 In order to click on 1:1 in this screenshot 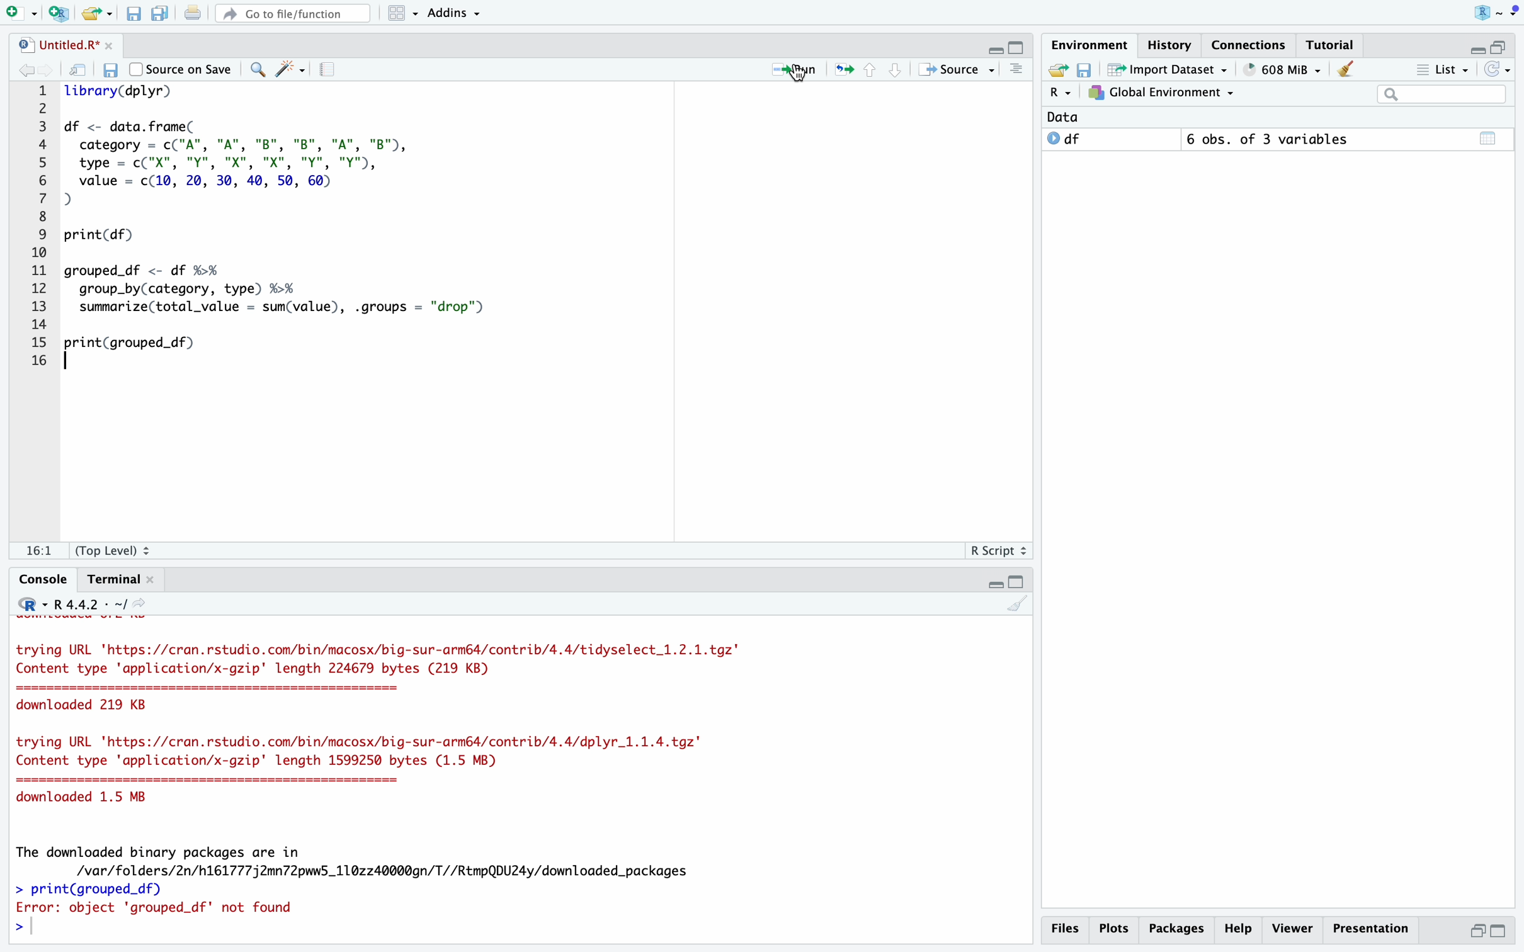, I will do `click(38, 550)`.